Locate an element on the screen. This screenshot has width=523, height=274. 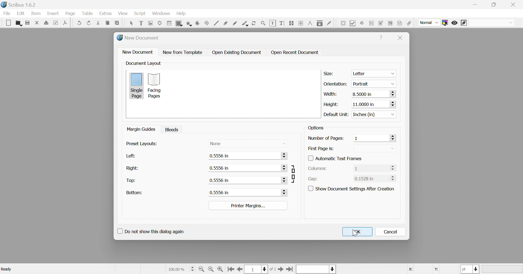
select current unit is located at coordinates (470, 269).